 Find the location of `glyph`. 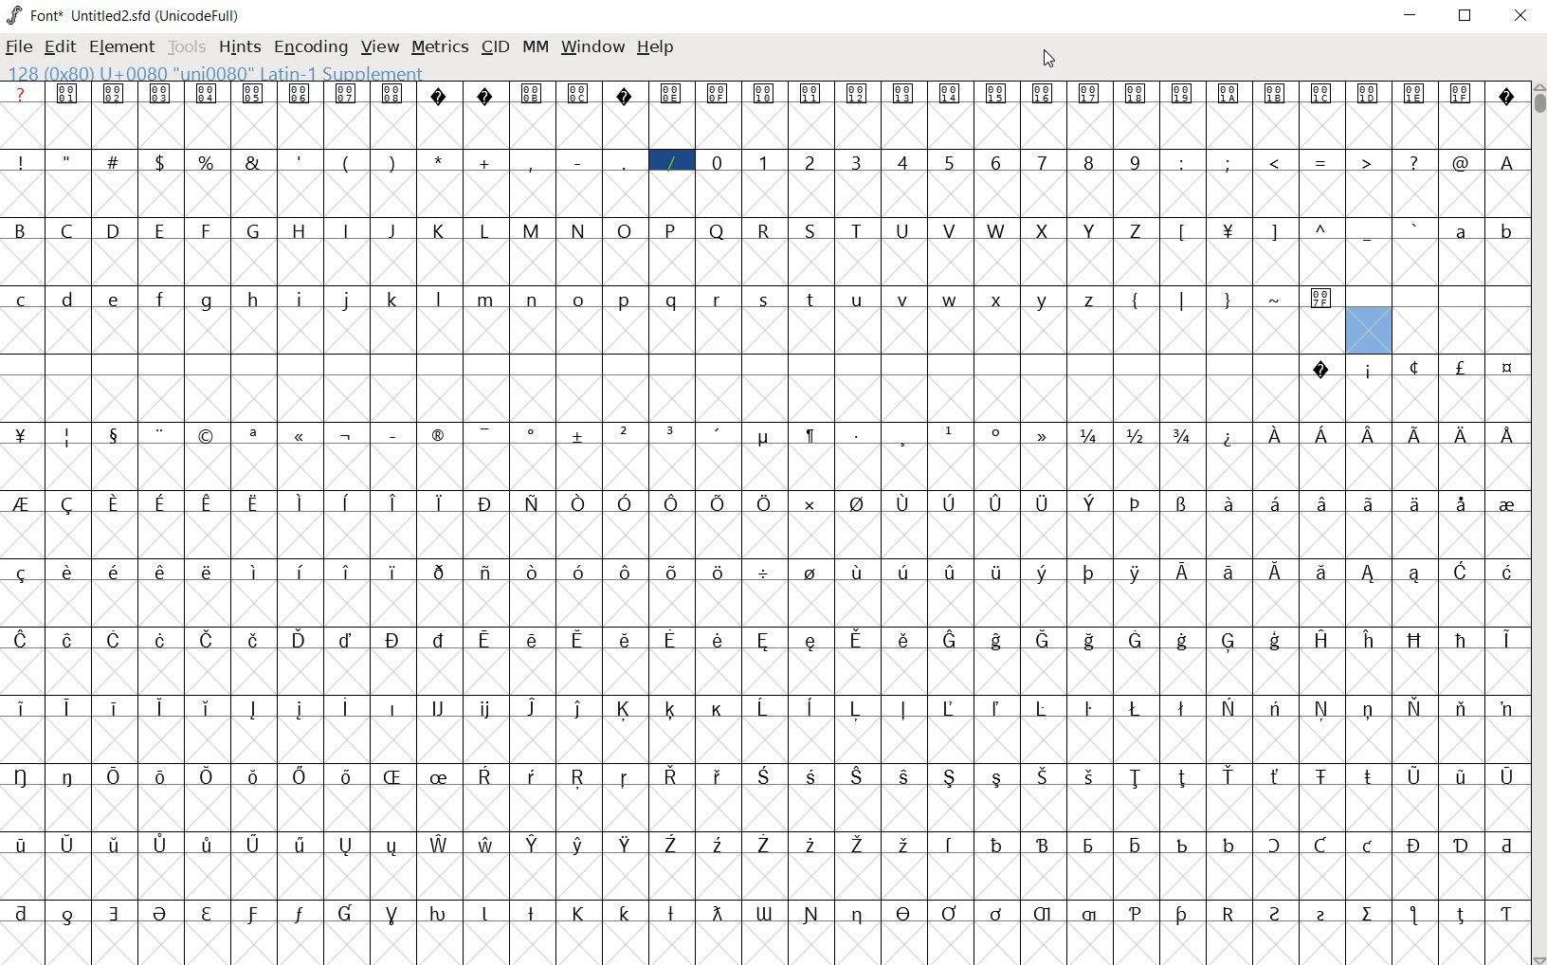

glyph is located at coordinates (253, 844).